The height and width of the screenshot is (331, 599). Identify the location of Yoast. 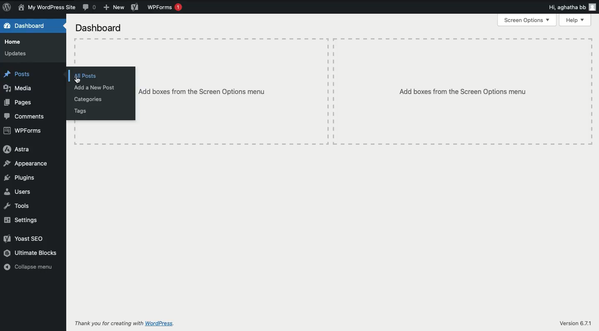
(135, 7).